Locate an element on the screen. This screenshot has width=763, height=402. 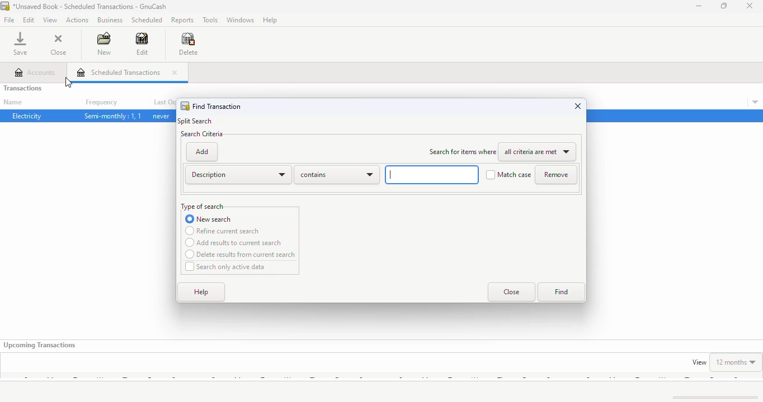
new search is located at coordinates (209, 219).